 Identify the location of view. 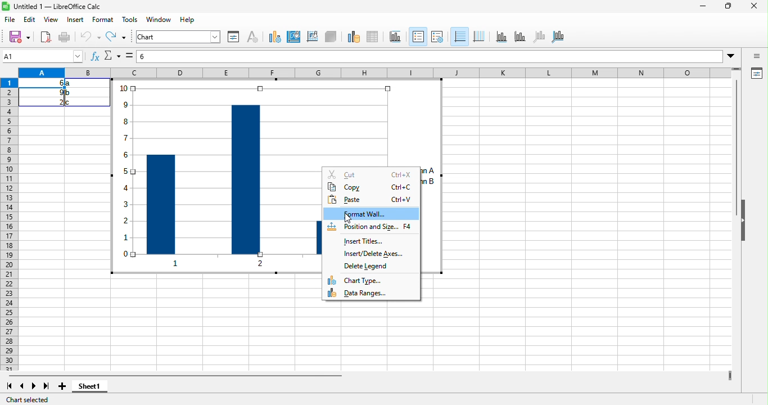
(51, 20).